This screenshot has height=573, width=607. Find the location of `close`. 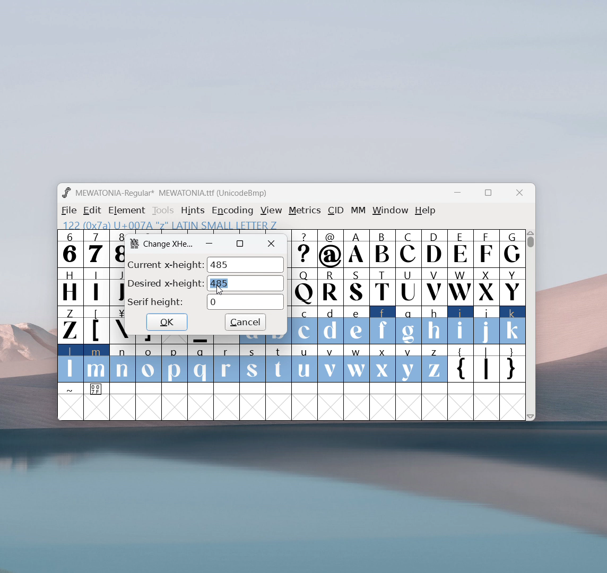

close is located at coordinates (272, 244).